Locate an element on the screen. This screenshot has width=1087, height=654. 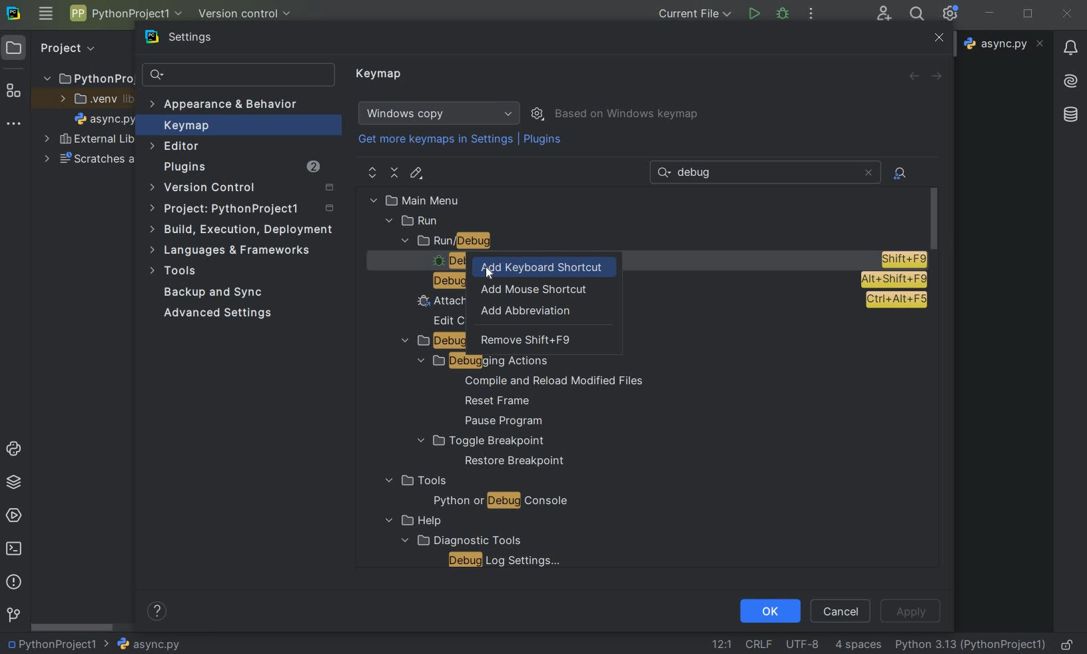
code with me is located at coordinates (884, 13).